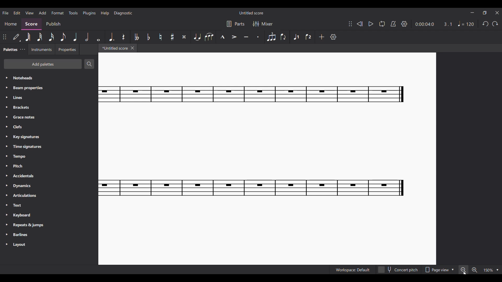  I want to click on Add, so click(321, 37).